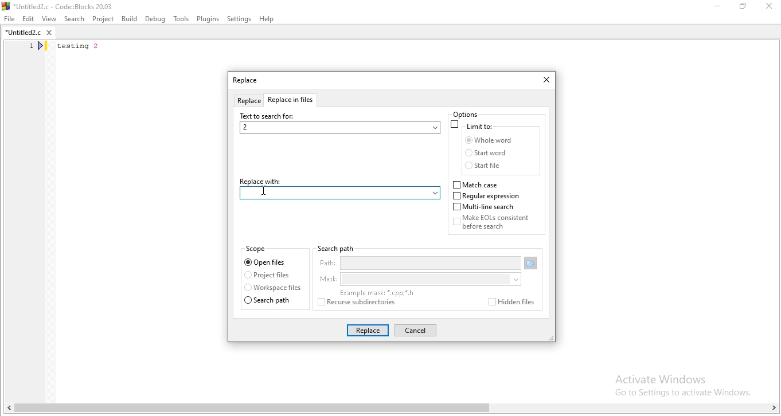 The height and width of the screenshot is (416, 781). I want to click on line number, so click(37, 48).